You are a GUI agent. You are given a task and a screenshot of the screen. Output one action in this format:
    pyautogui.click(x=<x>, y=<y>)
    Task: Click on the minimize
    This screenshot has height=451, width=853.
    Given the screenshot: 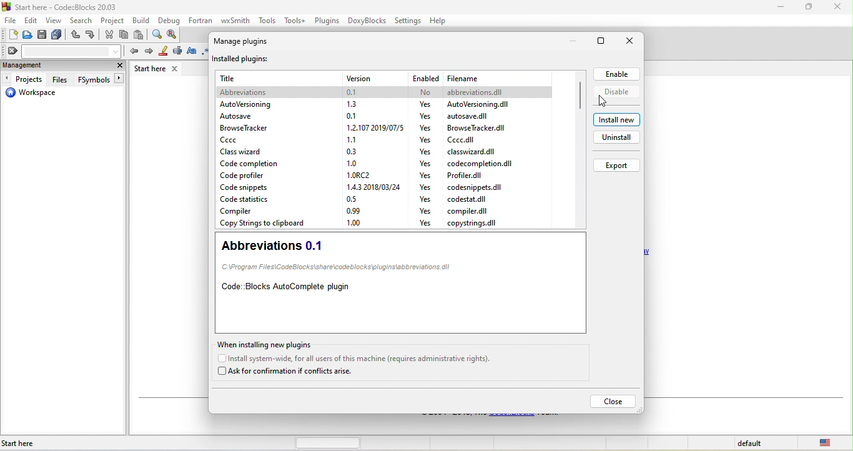 What is the action you would take?
    pyautogui.click(x=809, y=9)
    